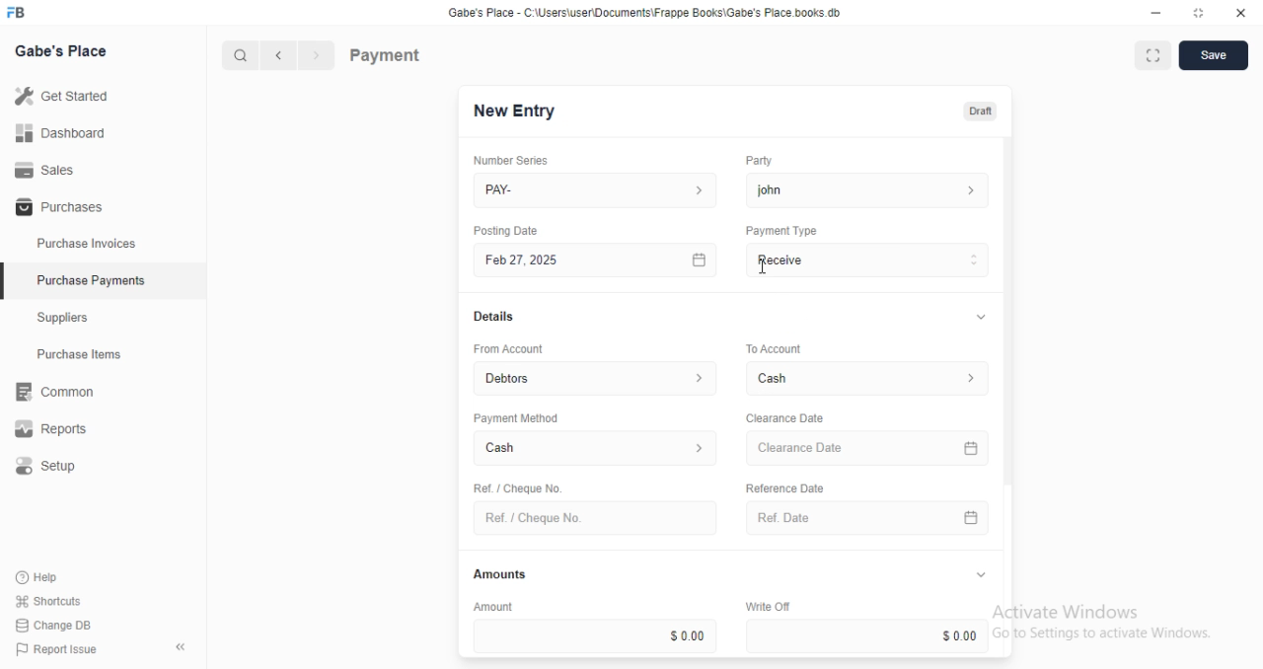  I want to click on New Entry, so click(515, 111).